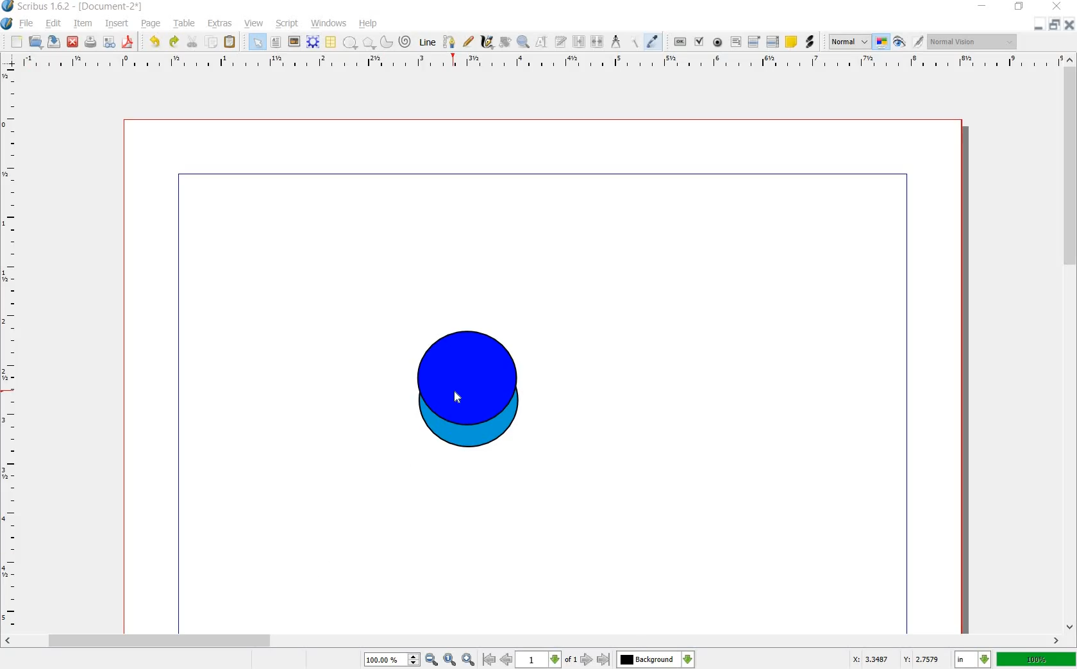 The height and width of the screenshot is (669, 1077). Describe the element at coordinates (896, 661) in the screenshot. I see `coordinates` at that location.